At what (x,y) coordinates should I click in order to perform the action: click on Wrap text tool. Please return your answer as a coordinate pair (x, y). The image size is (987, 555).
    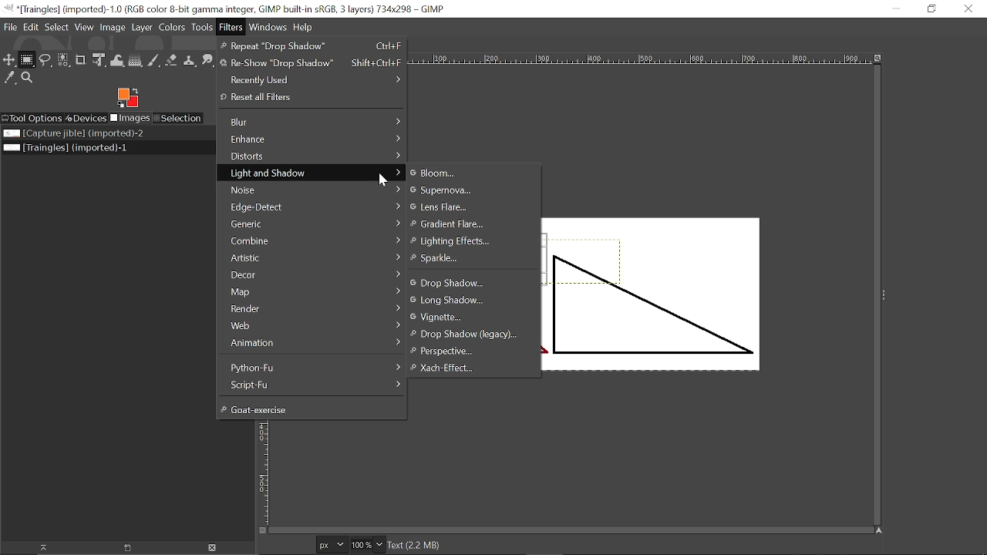
    Looking at the image, I should click on (117, 60).